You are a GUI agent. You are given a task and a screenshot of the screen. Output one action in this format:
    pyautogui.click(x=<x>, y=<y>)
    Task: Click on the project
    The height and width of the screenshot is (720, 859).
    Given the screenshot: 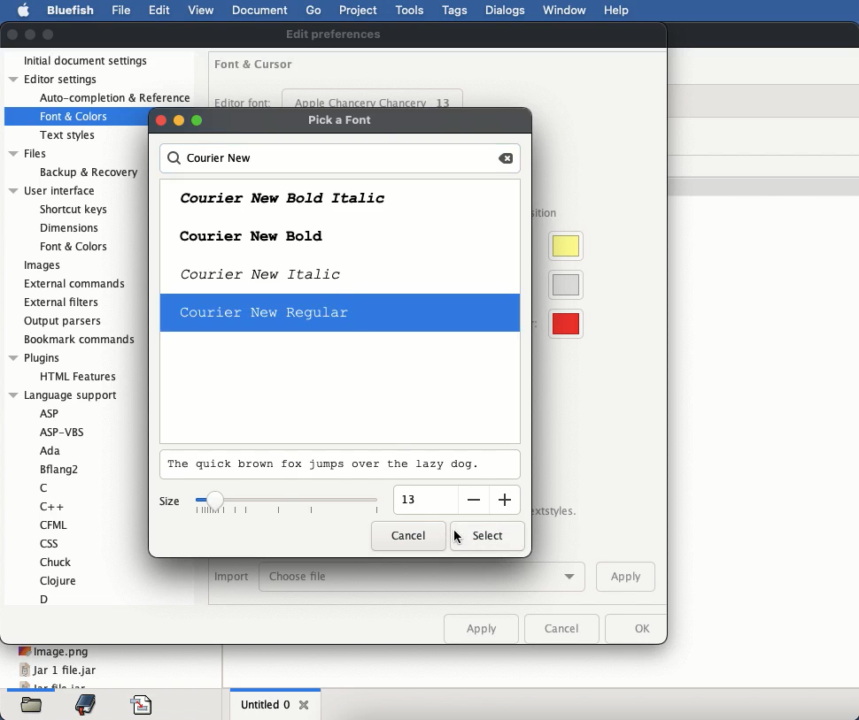 What is the action you would take?
    pyautogui.click(x=360, y=11)
    